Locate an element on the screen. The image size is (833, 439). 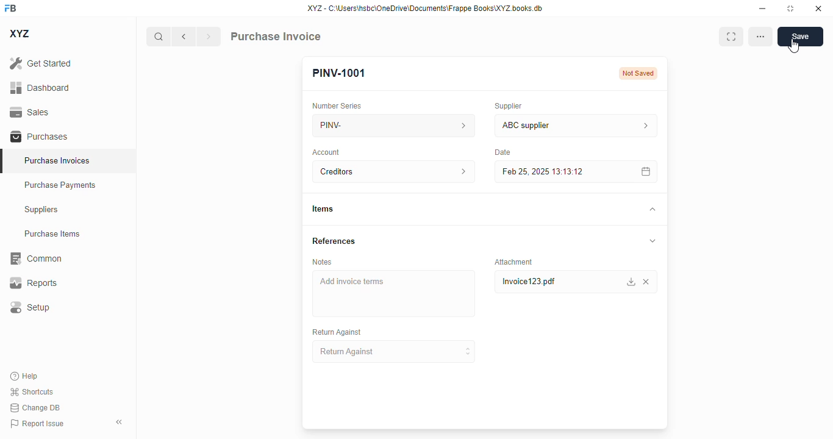
feb 25, 2025 13:13:12 is located at coordinates (552, 171).